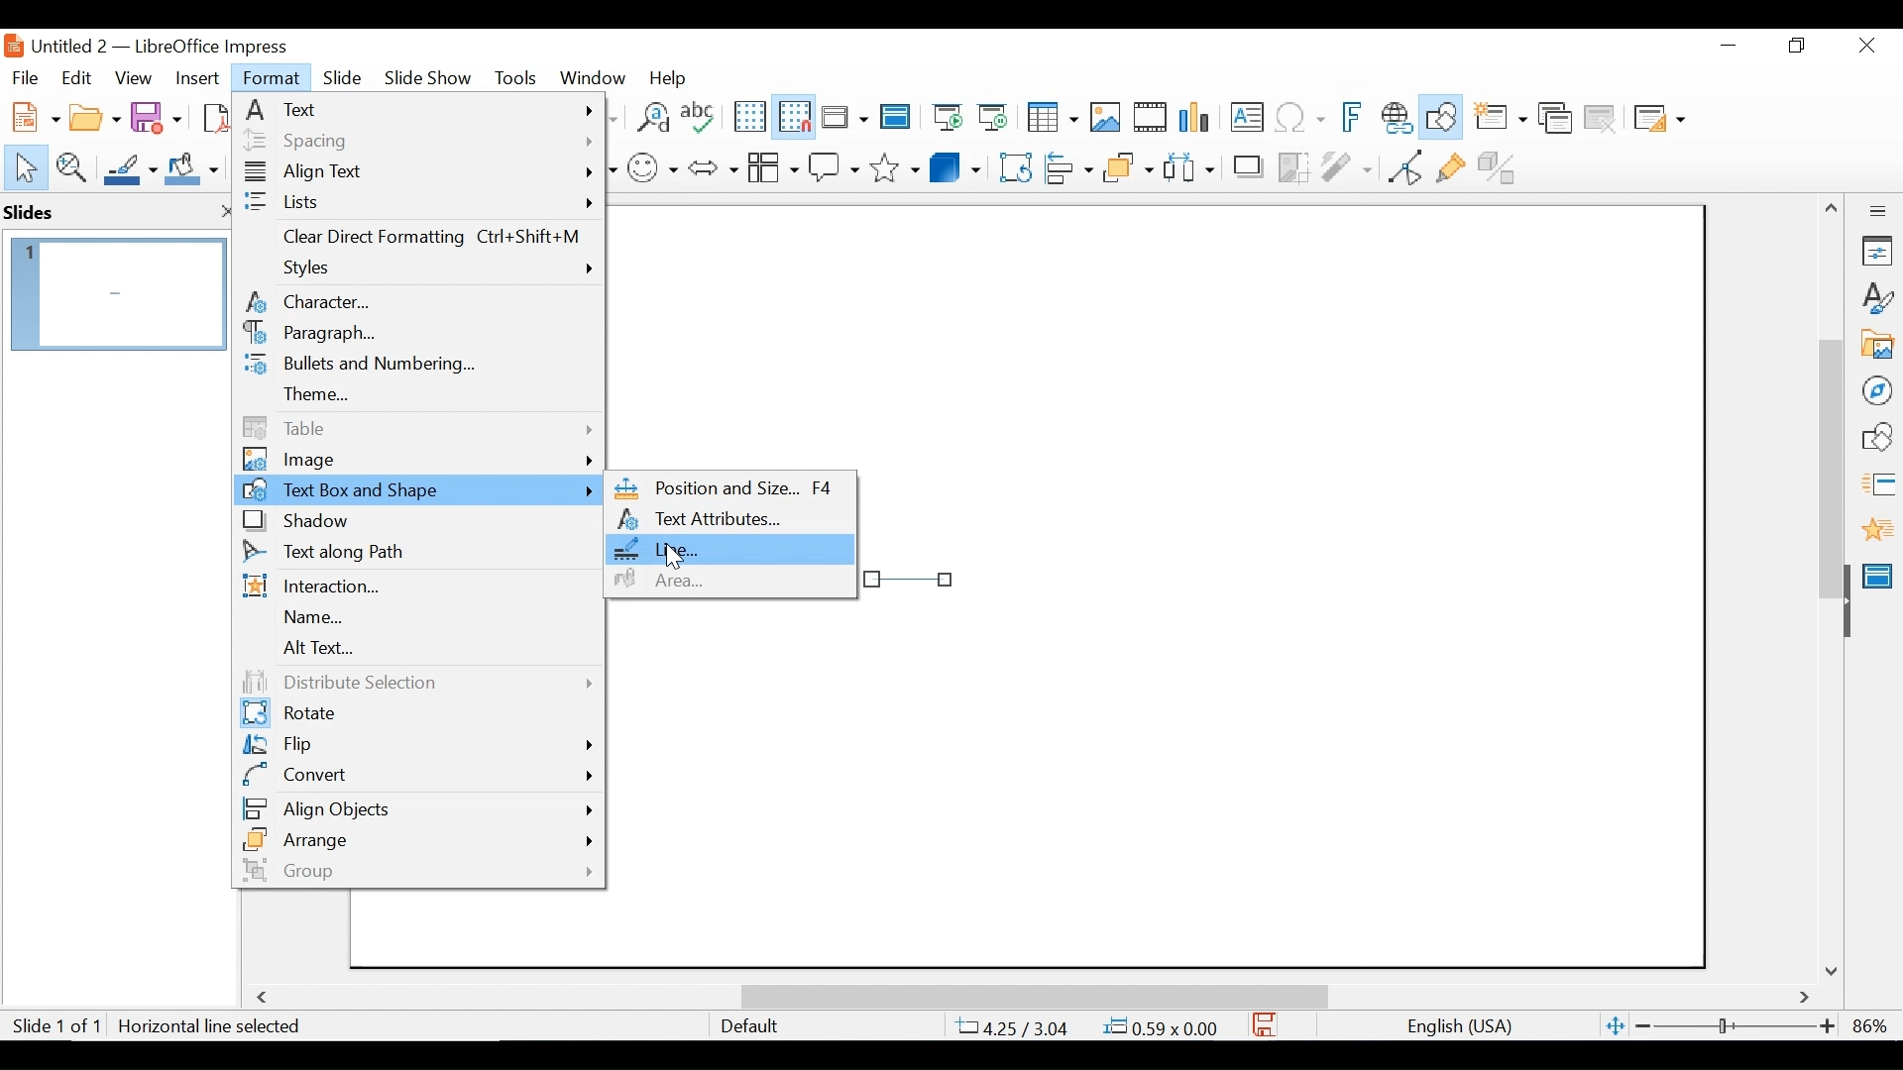 The height and width of the screenshot is (1070, 1903). What do you see at coordinates (70, 165) in the screenshot?
I see `Zoom & Pan` at bounding box center [70, 165].